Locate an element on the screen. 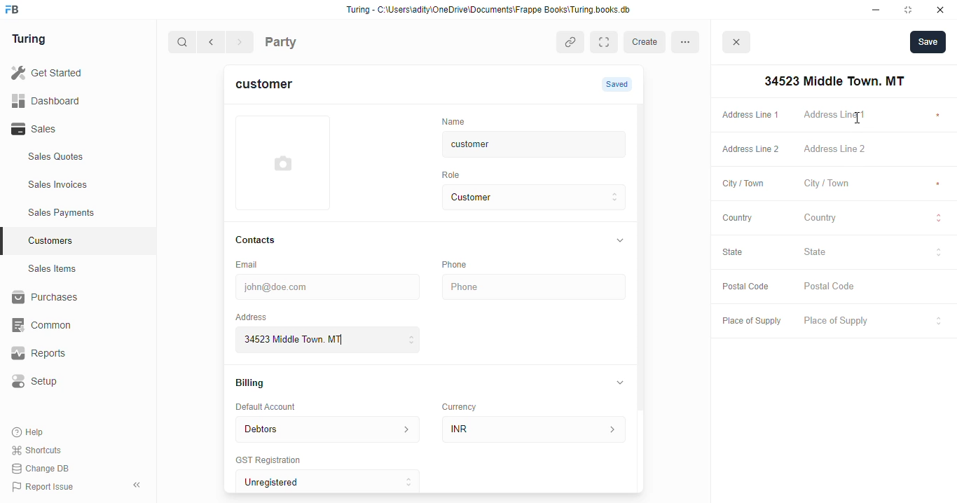  Address Line 2 is located at coordinates (874, 150).